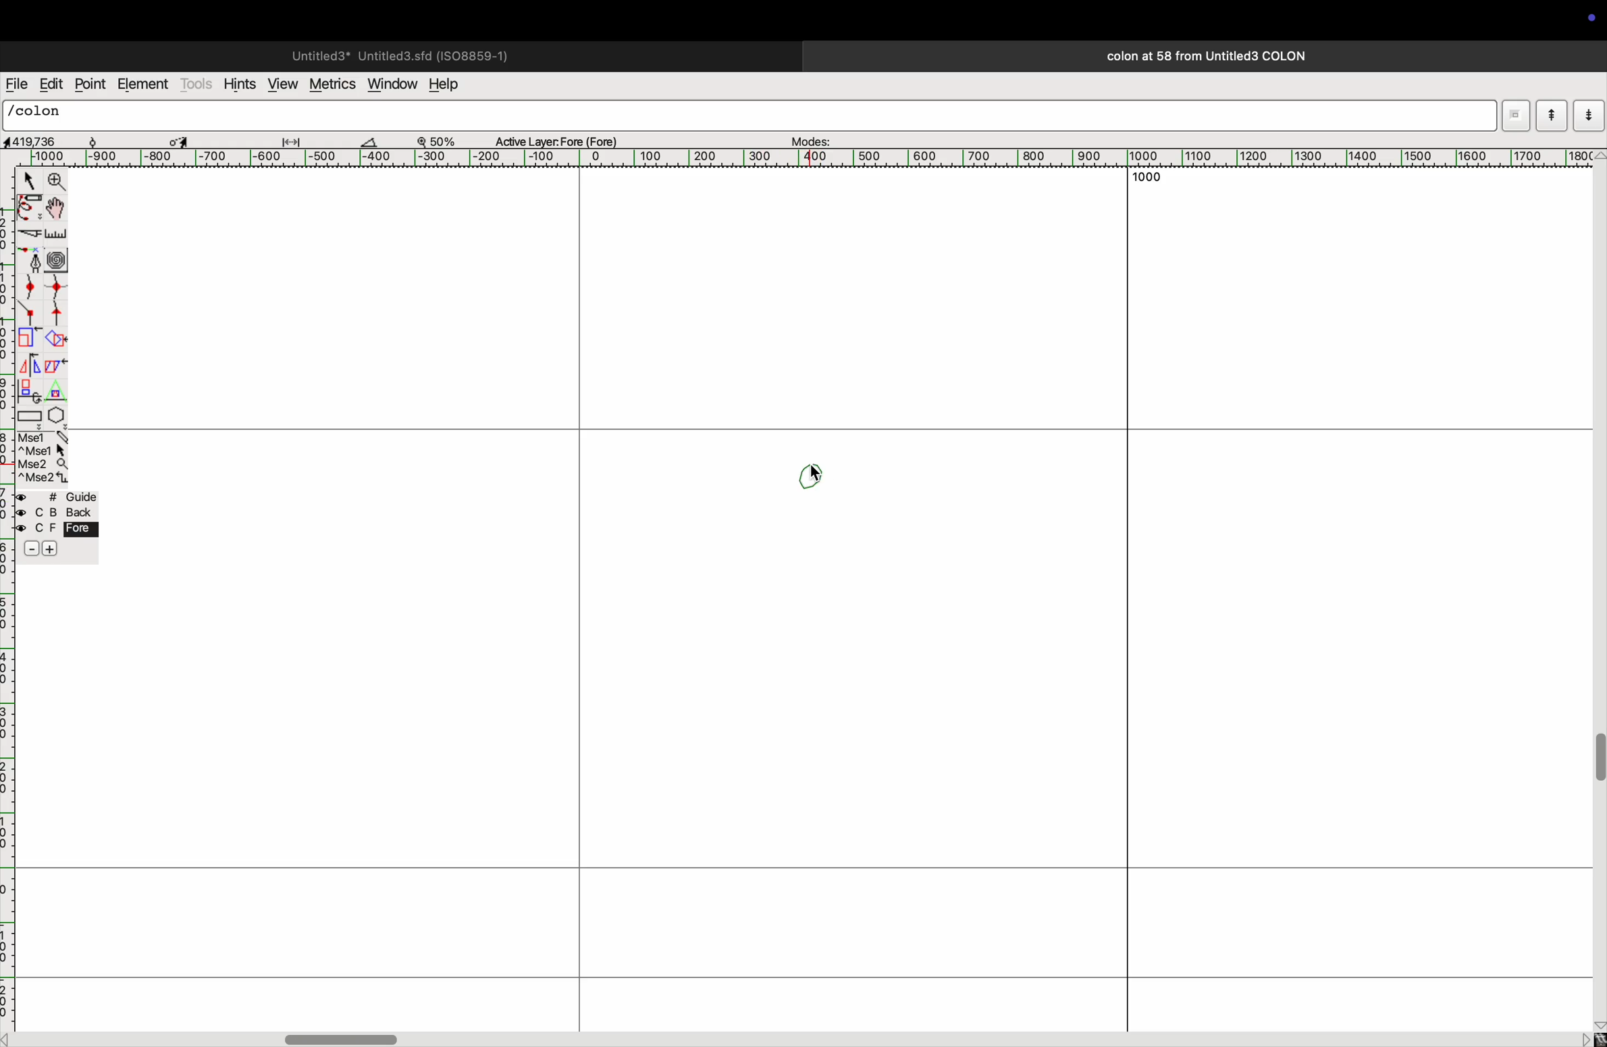 Image resolution: width=1607 pixels, height=1047 pixels. Describe the element at coordinates (1201, 56) in the screenshot. I see `colon title` at that location.